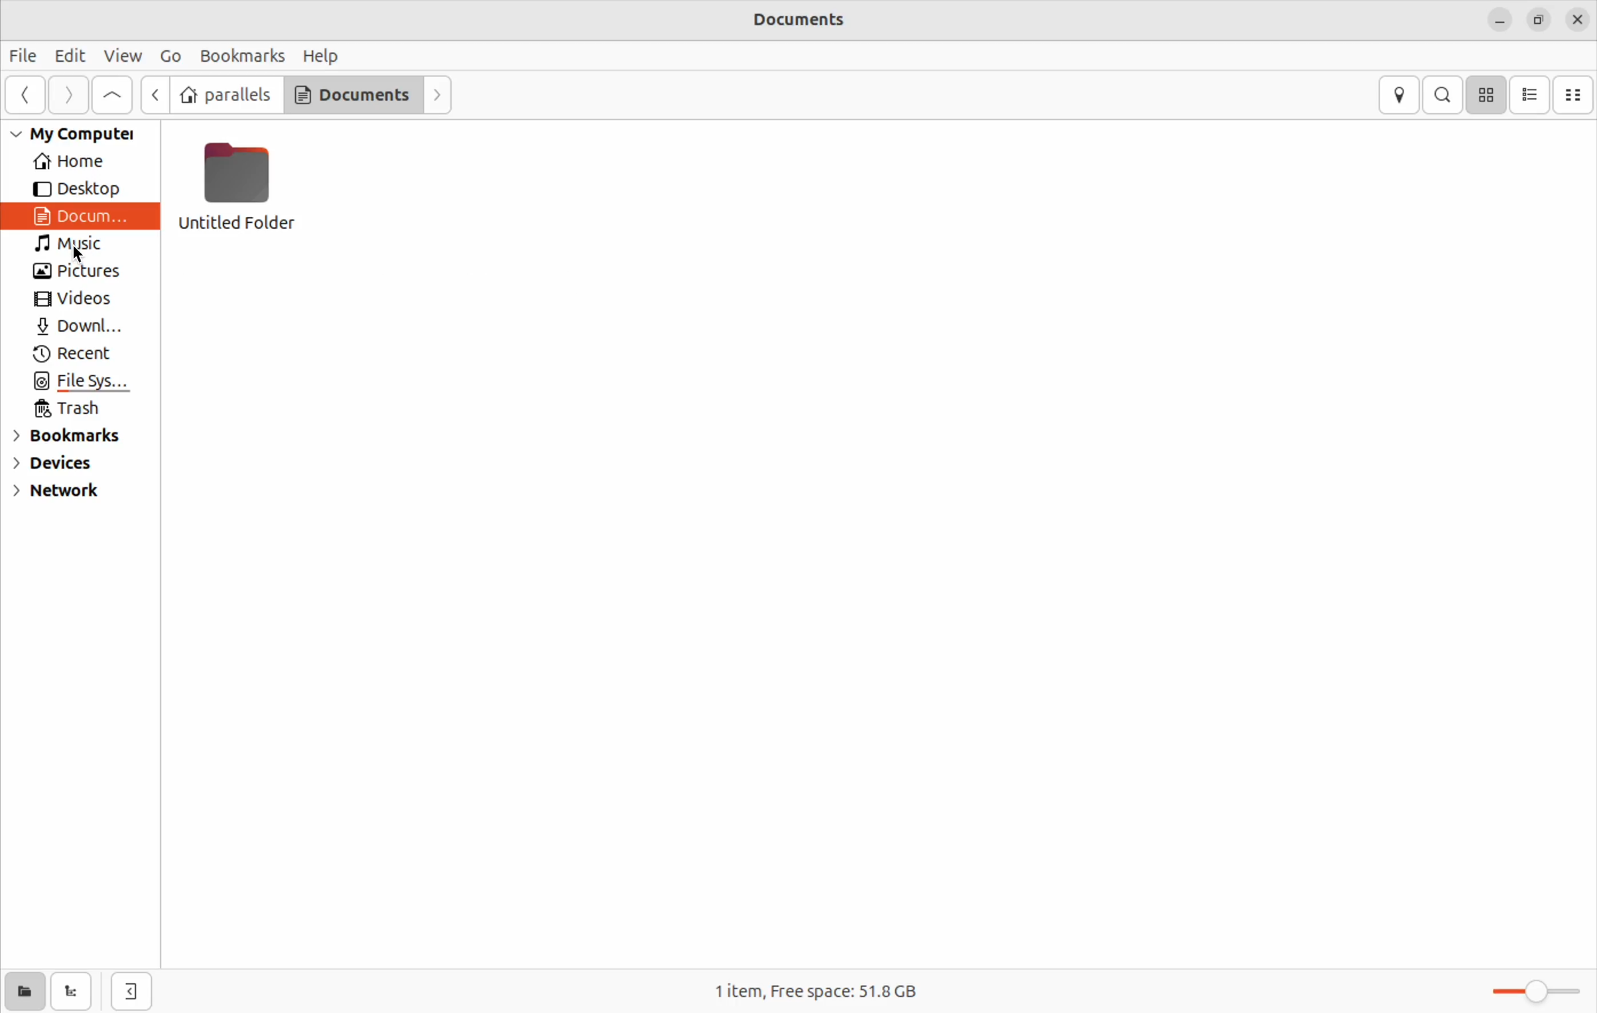  What do you see at coordinates (1400, 93) in the screenshot?
I see `location` at bounding box center [1400, 93].